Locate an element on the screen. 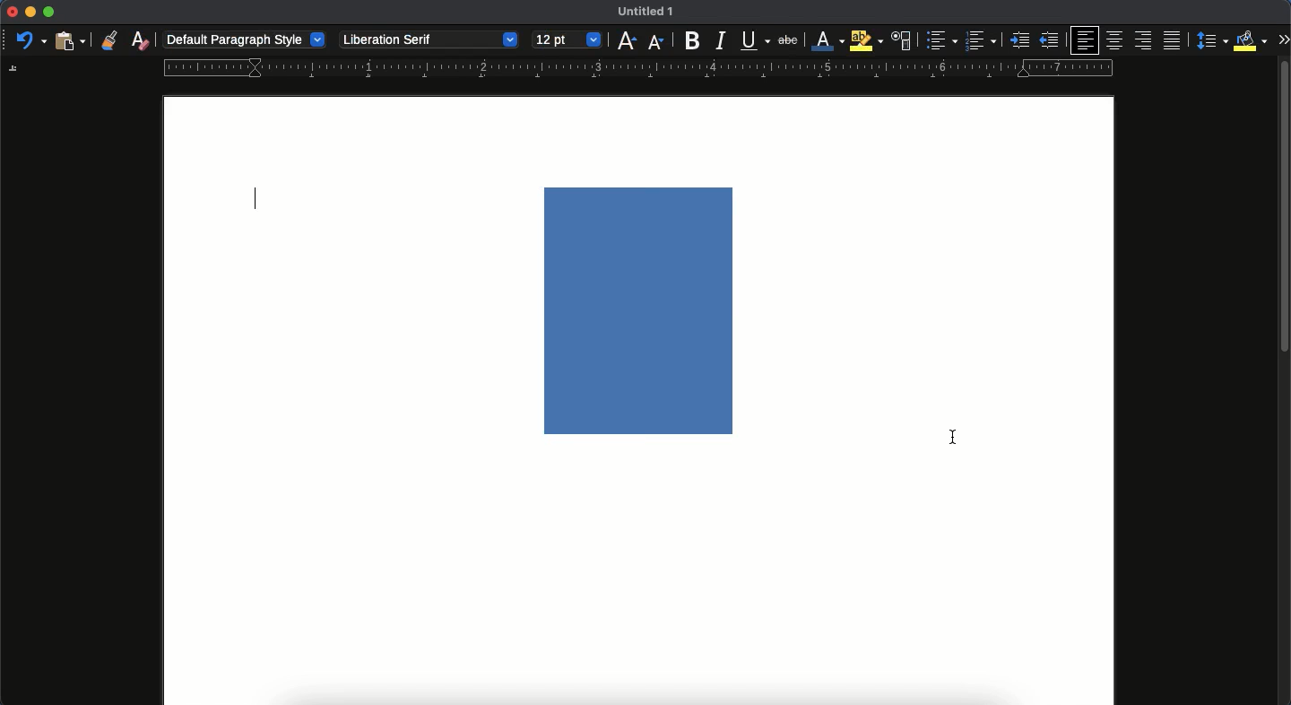 The height and width of the screenshot is (705, 1291). image is located at coordinates (641, 317).